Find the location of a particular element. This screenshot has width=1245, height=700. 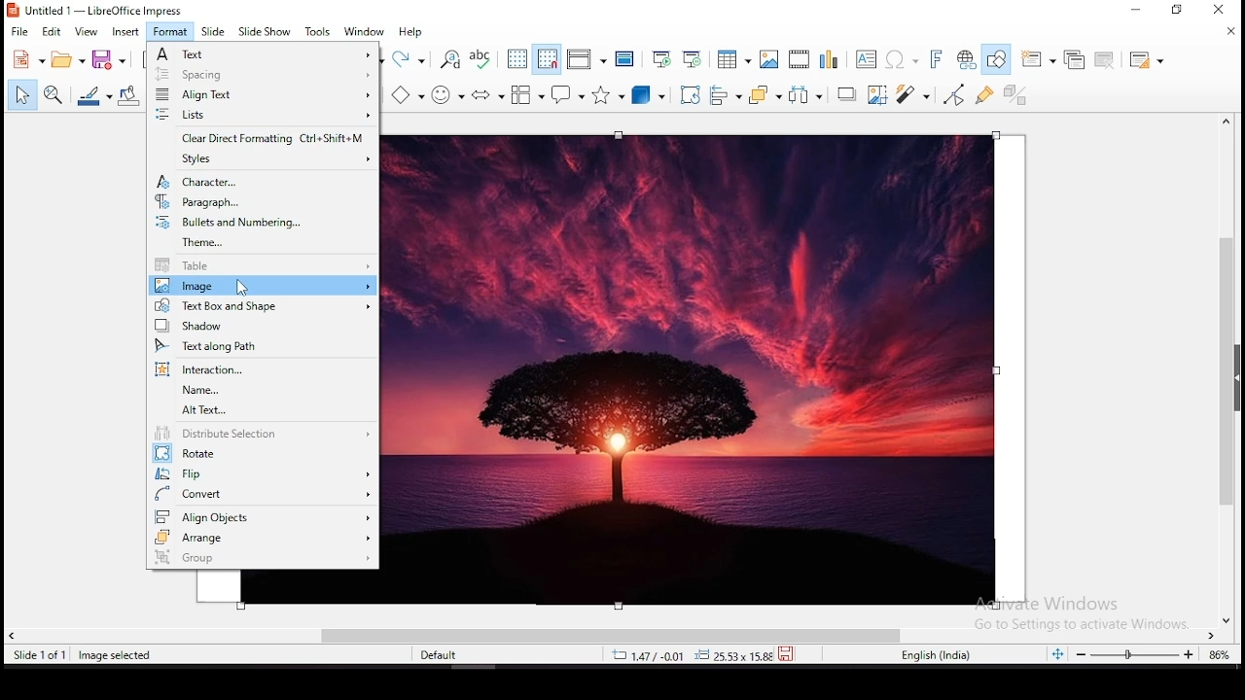

tools is located at coordinates (317, 31).